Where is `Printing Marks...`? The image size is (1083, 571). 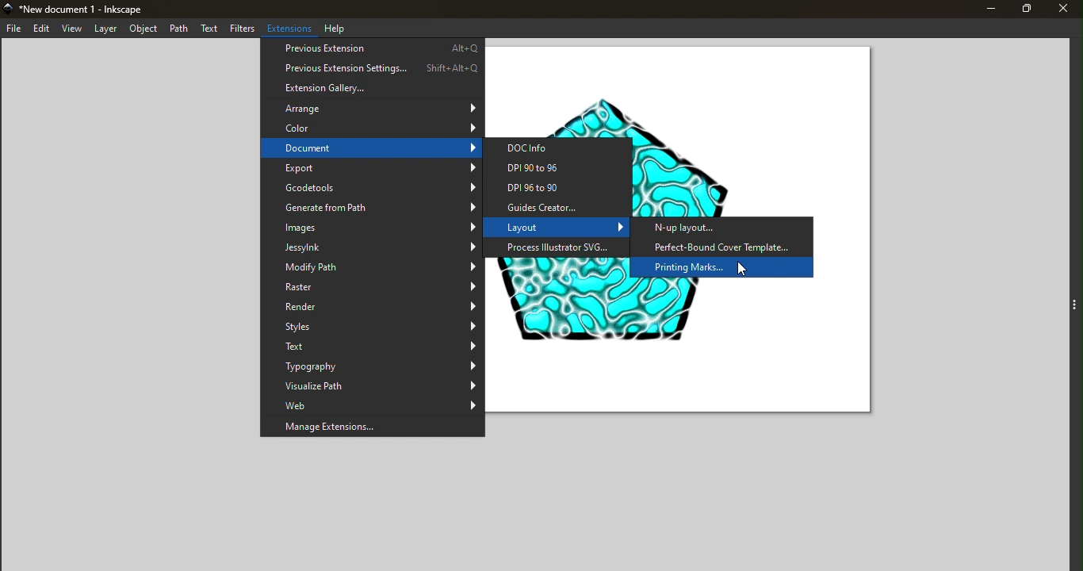
Printing Marks... is located at coordinates (701, 266).